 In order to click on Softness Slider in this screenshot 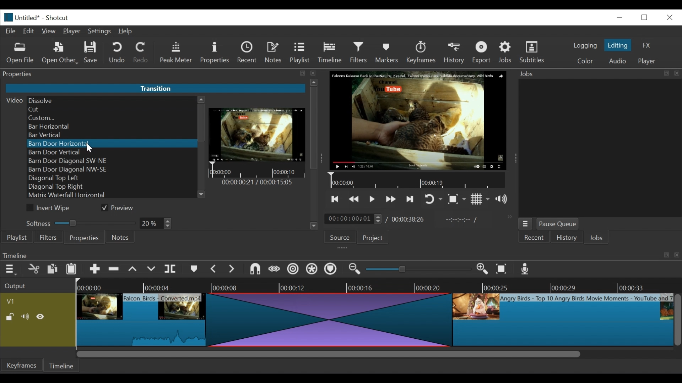, I will do `click(80, 222)`.